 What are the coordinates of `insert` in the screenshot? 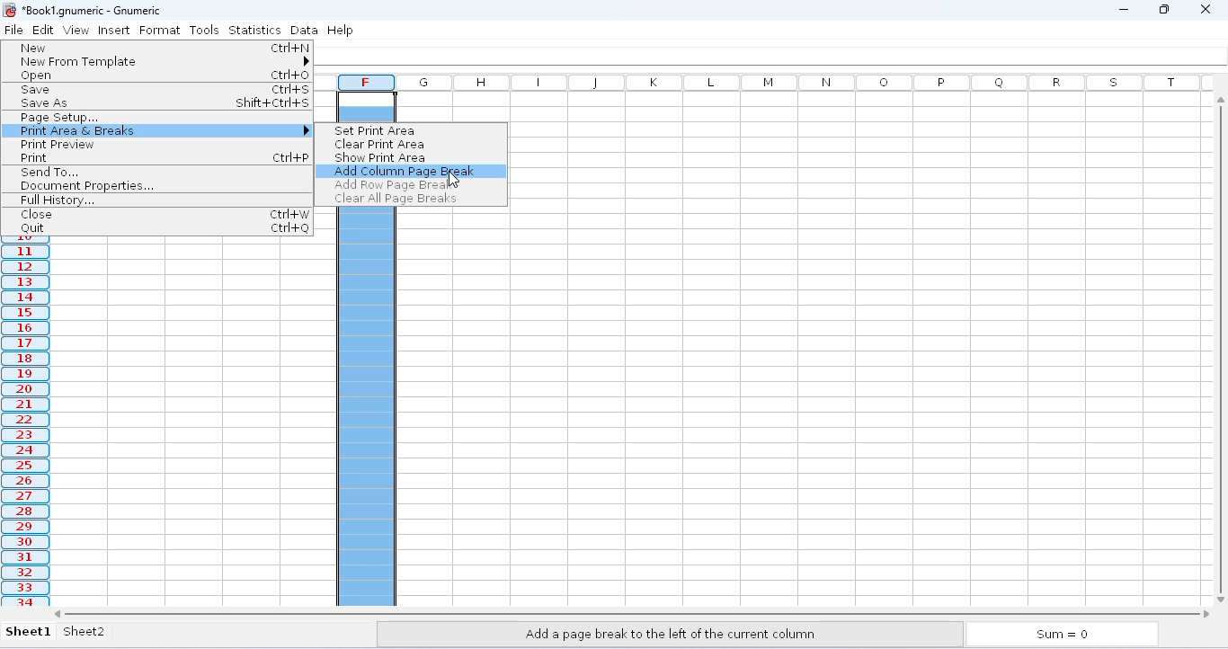 It's located at (114, 31).